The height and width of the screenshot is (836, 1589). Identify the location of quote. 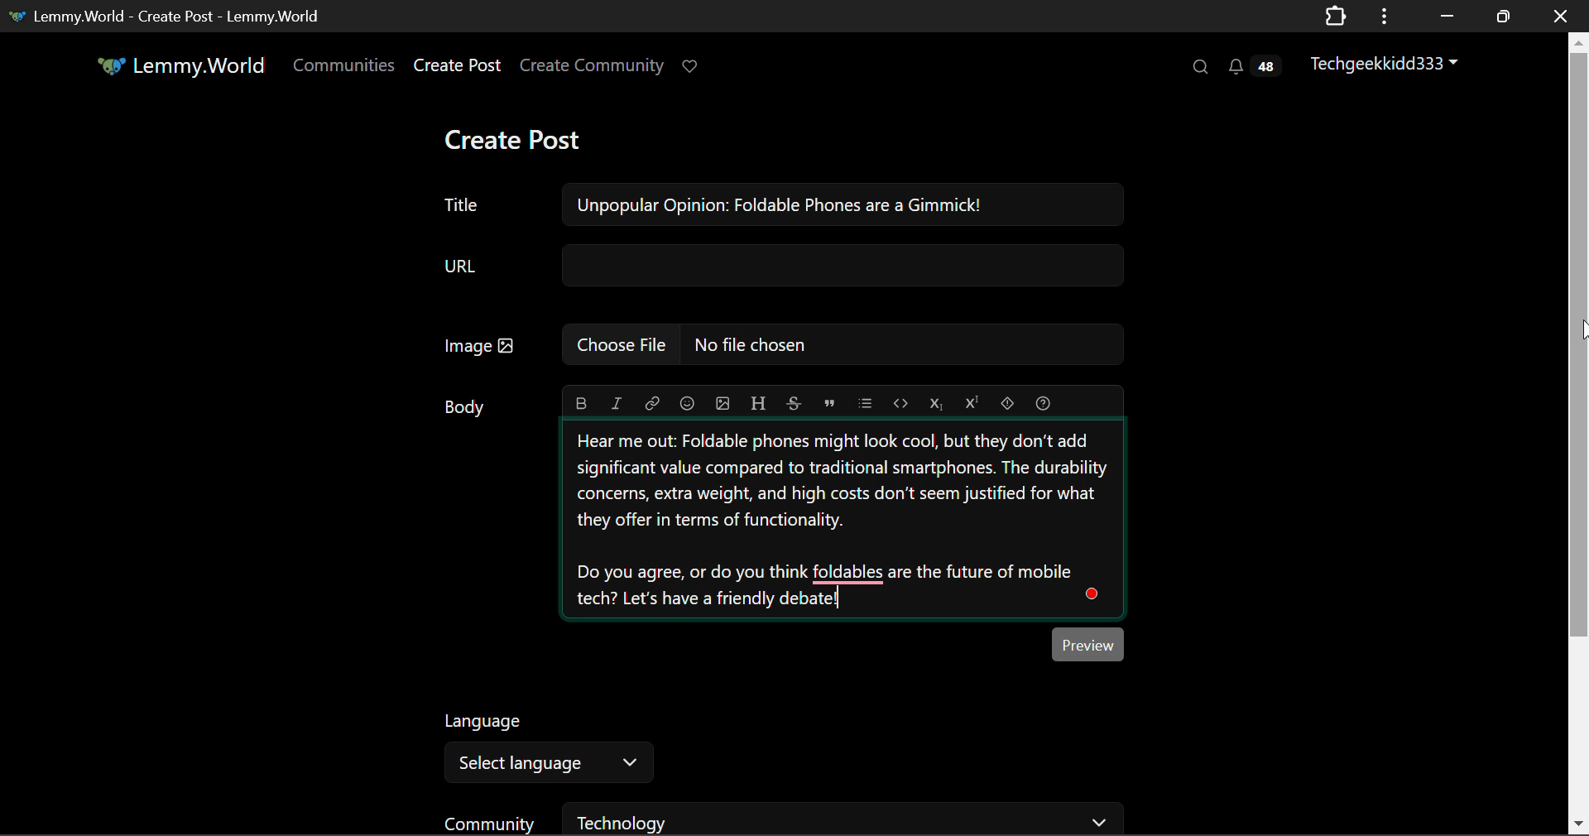
(830, 401).